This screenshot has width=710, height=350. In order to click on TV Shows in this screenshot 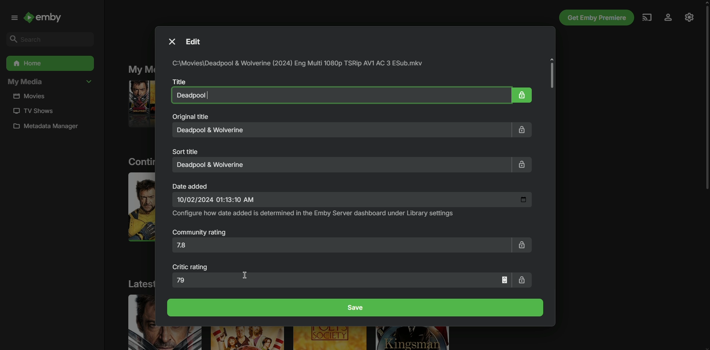, I will do `click(32, 111)`.